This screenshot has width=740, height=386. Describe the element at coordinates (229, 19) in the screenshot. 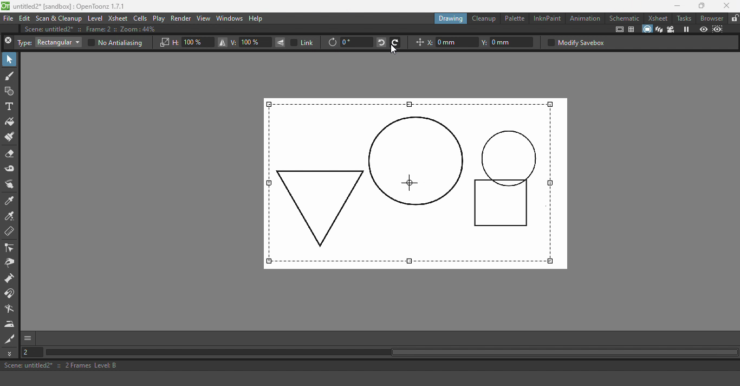

I see `Windows` at that location.